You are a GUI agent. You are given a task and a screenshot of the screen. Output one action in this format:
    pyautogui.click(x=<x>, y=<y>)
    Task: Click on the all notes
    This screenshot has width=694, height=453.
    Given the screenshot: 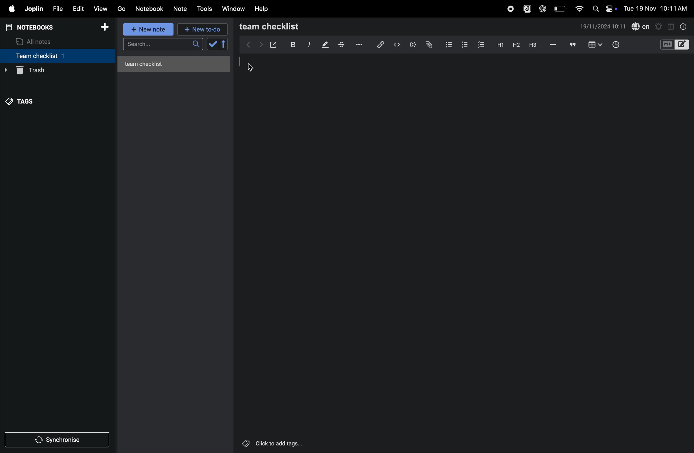 What is the action you would take?
    pyautogui.click(x=38, y=41)
    